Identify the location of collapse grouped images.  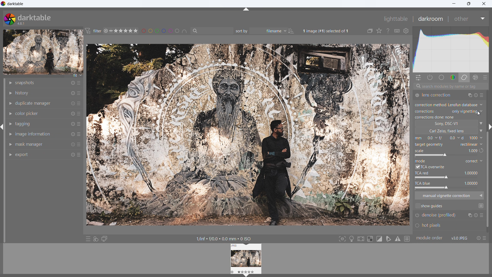
(370, 31).